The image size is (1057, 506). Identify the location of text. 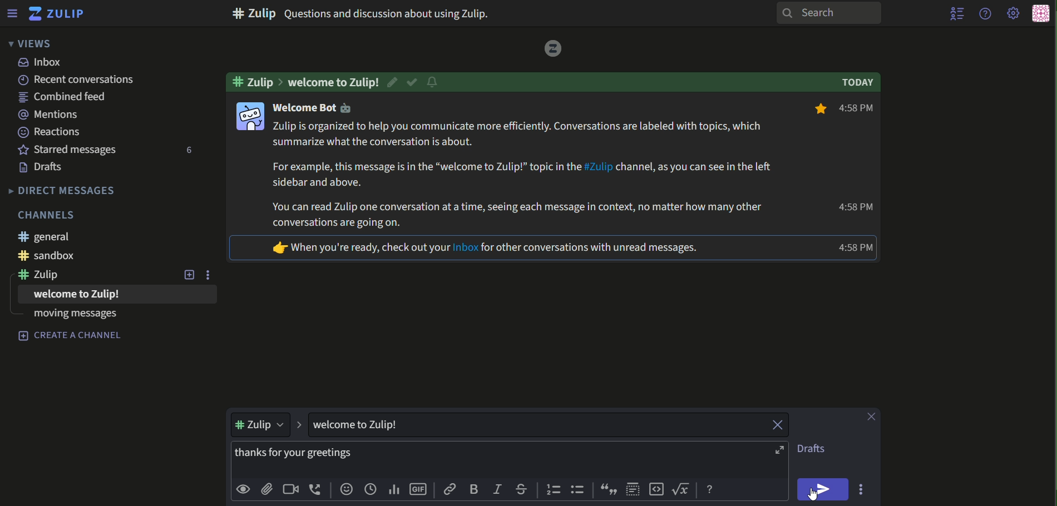
(317, 109).